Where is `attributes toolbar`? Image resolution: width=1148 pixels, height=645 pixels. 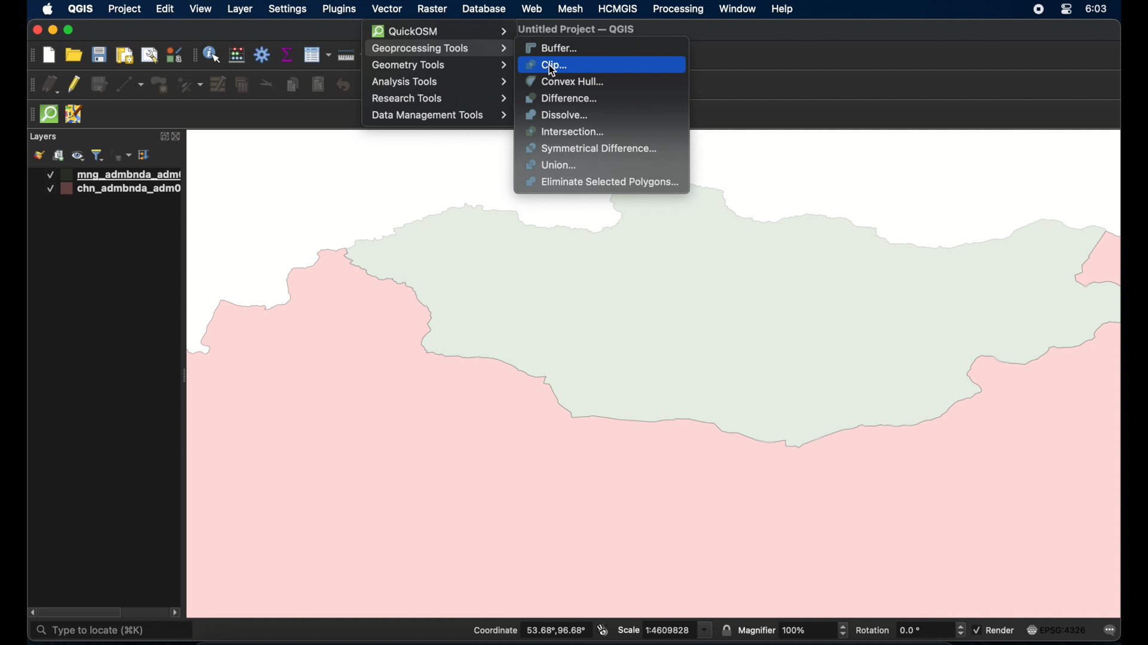
attributes toolbar is located at coordinates (194, 56).